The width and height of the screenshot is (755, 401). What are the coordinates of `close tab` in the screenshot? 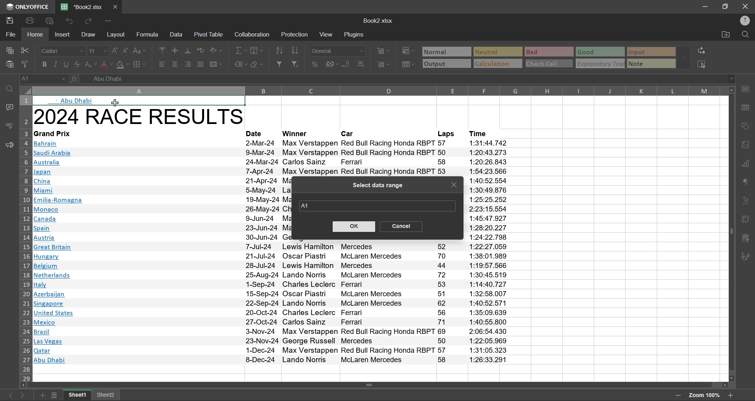 It's located at (456, 184).